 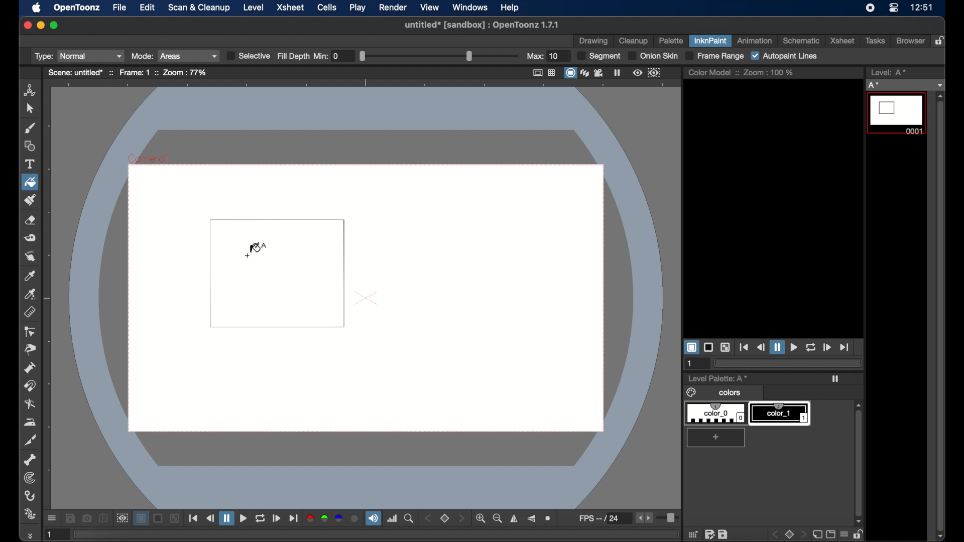 What do you see at coordinates (30, 312) in the screenshot?
I see `ruler tool` at bounding box center [30, 312].